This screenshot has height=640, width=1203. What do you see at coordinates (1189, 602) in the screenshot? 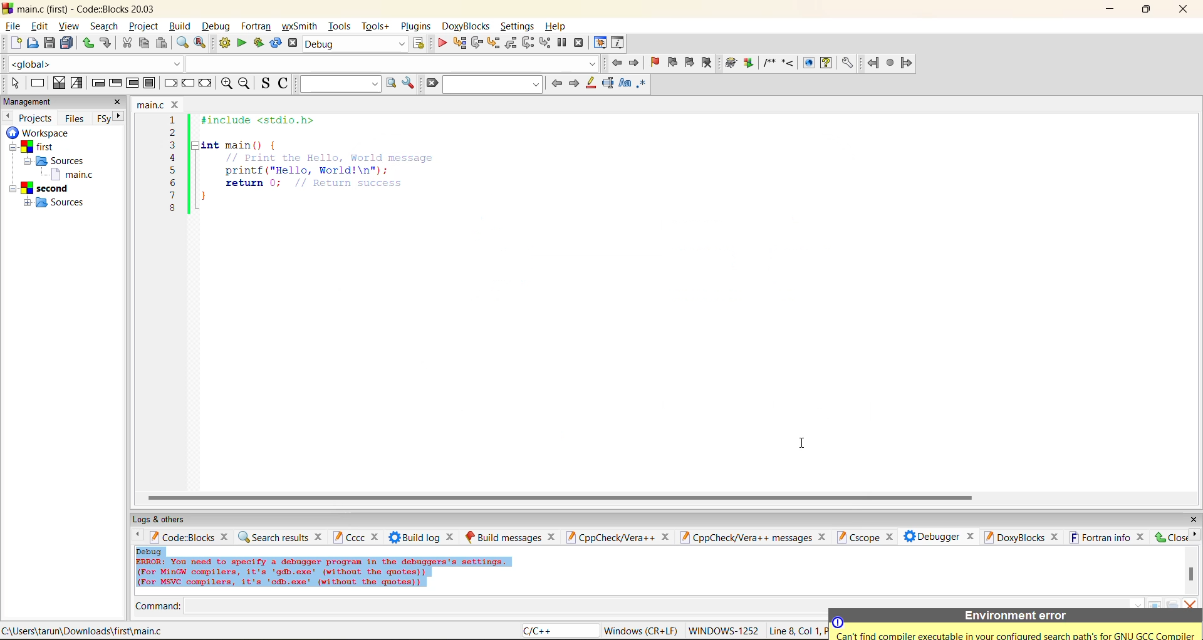
I see `clear output window` at bounding box center [1189, 602].